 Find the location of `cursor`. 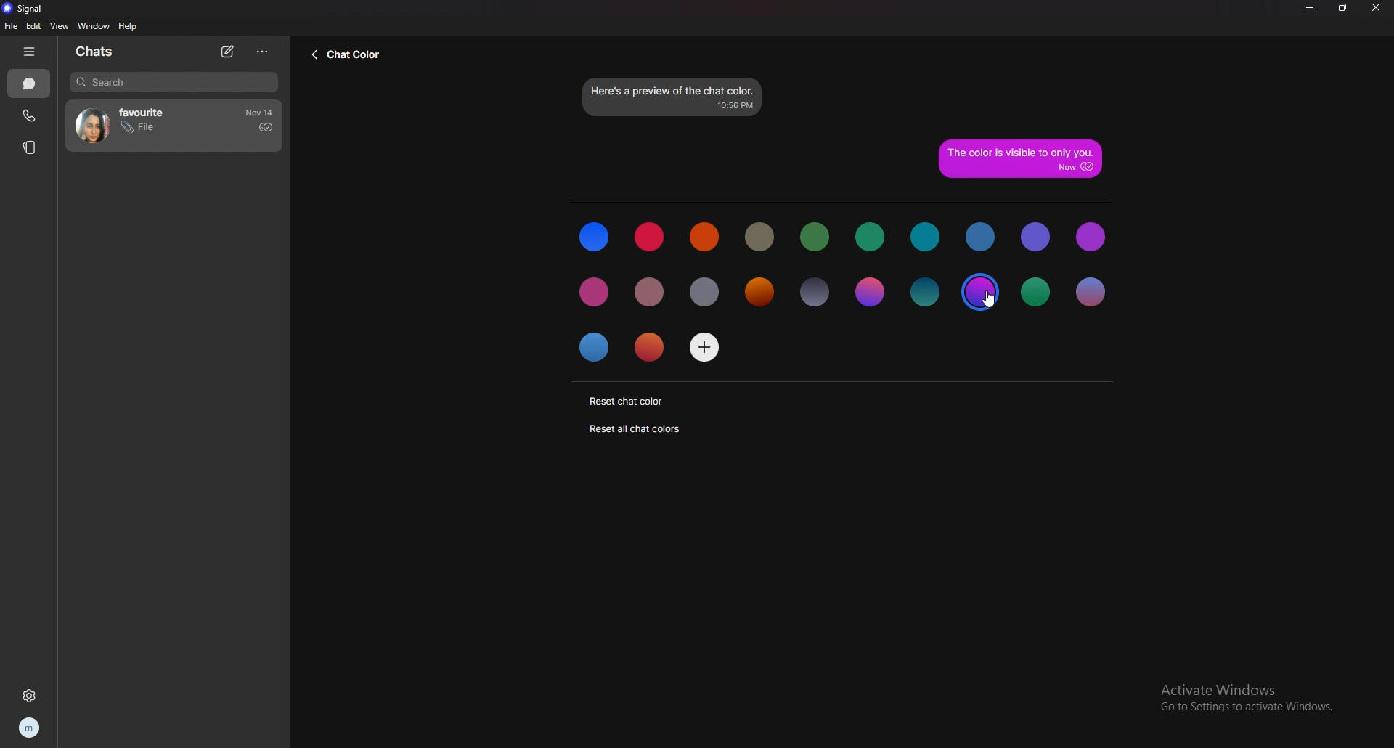

cursor is located at coordinates (986, 298).